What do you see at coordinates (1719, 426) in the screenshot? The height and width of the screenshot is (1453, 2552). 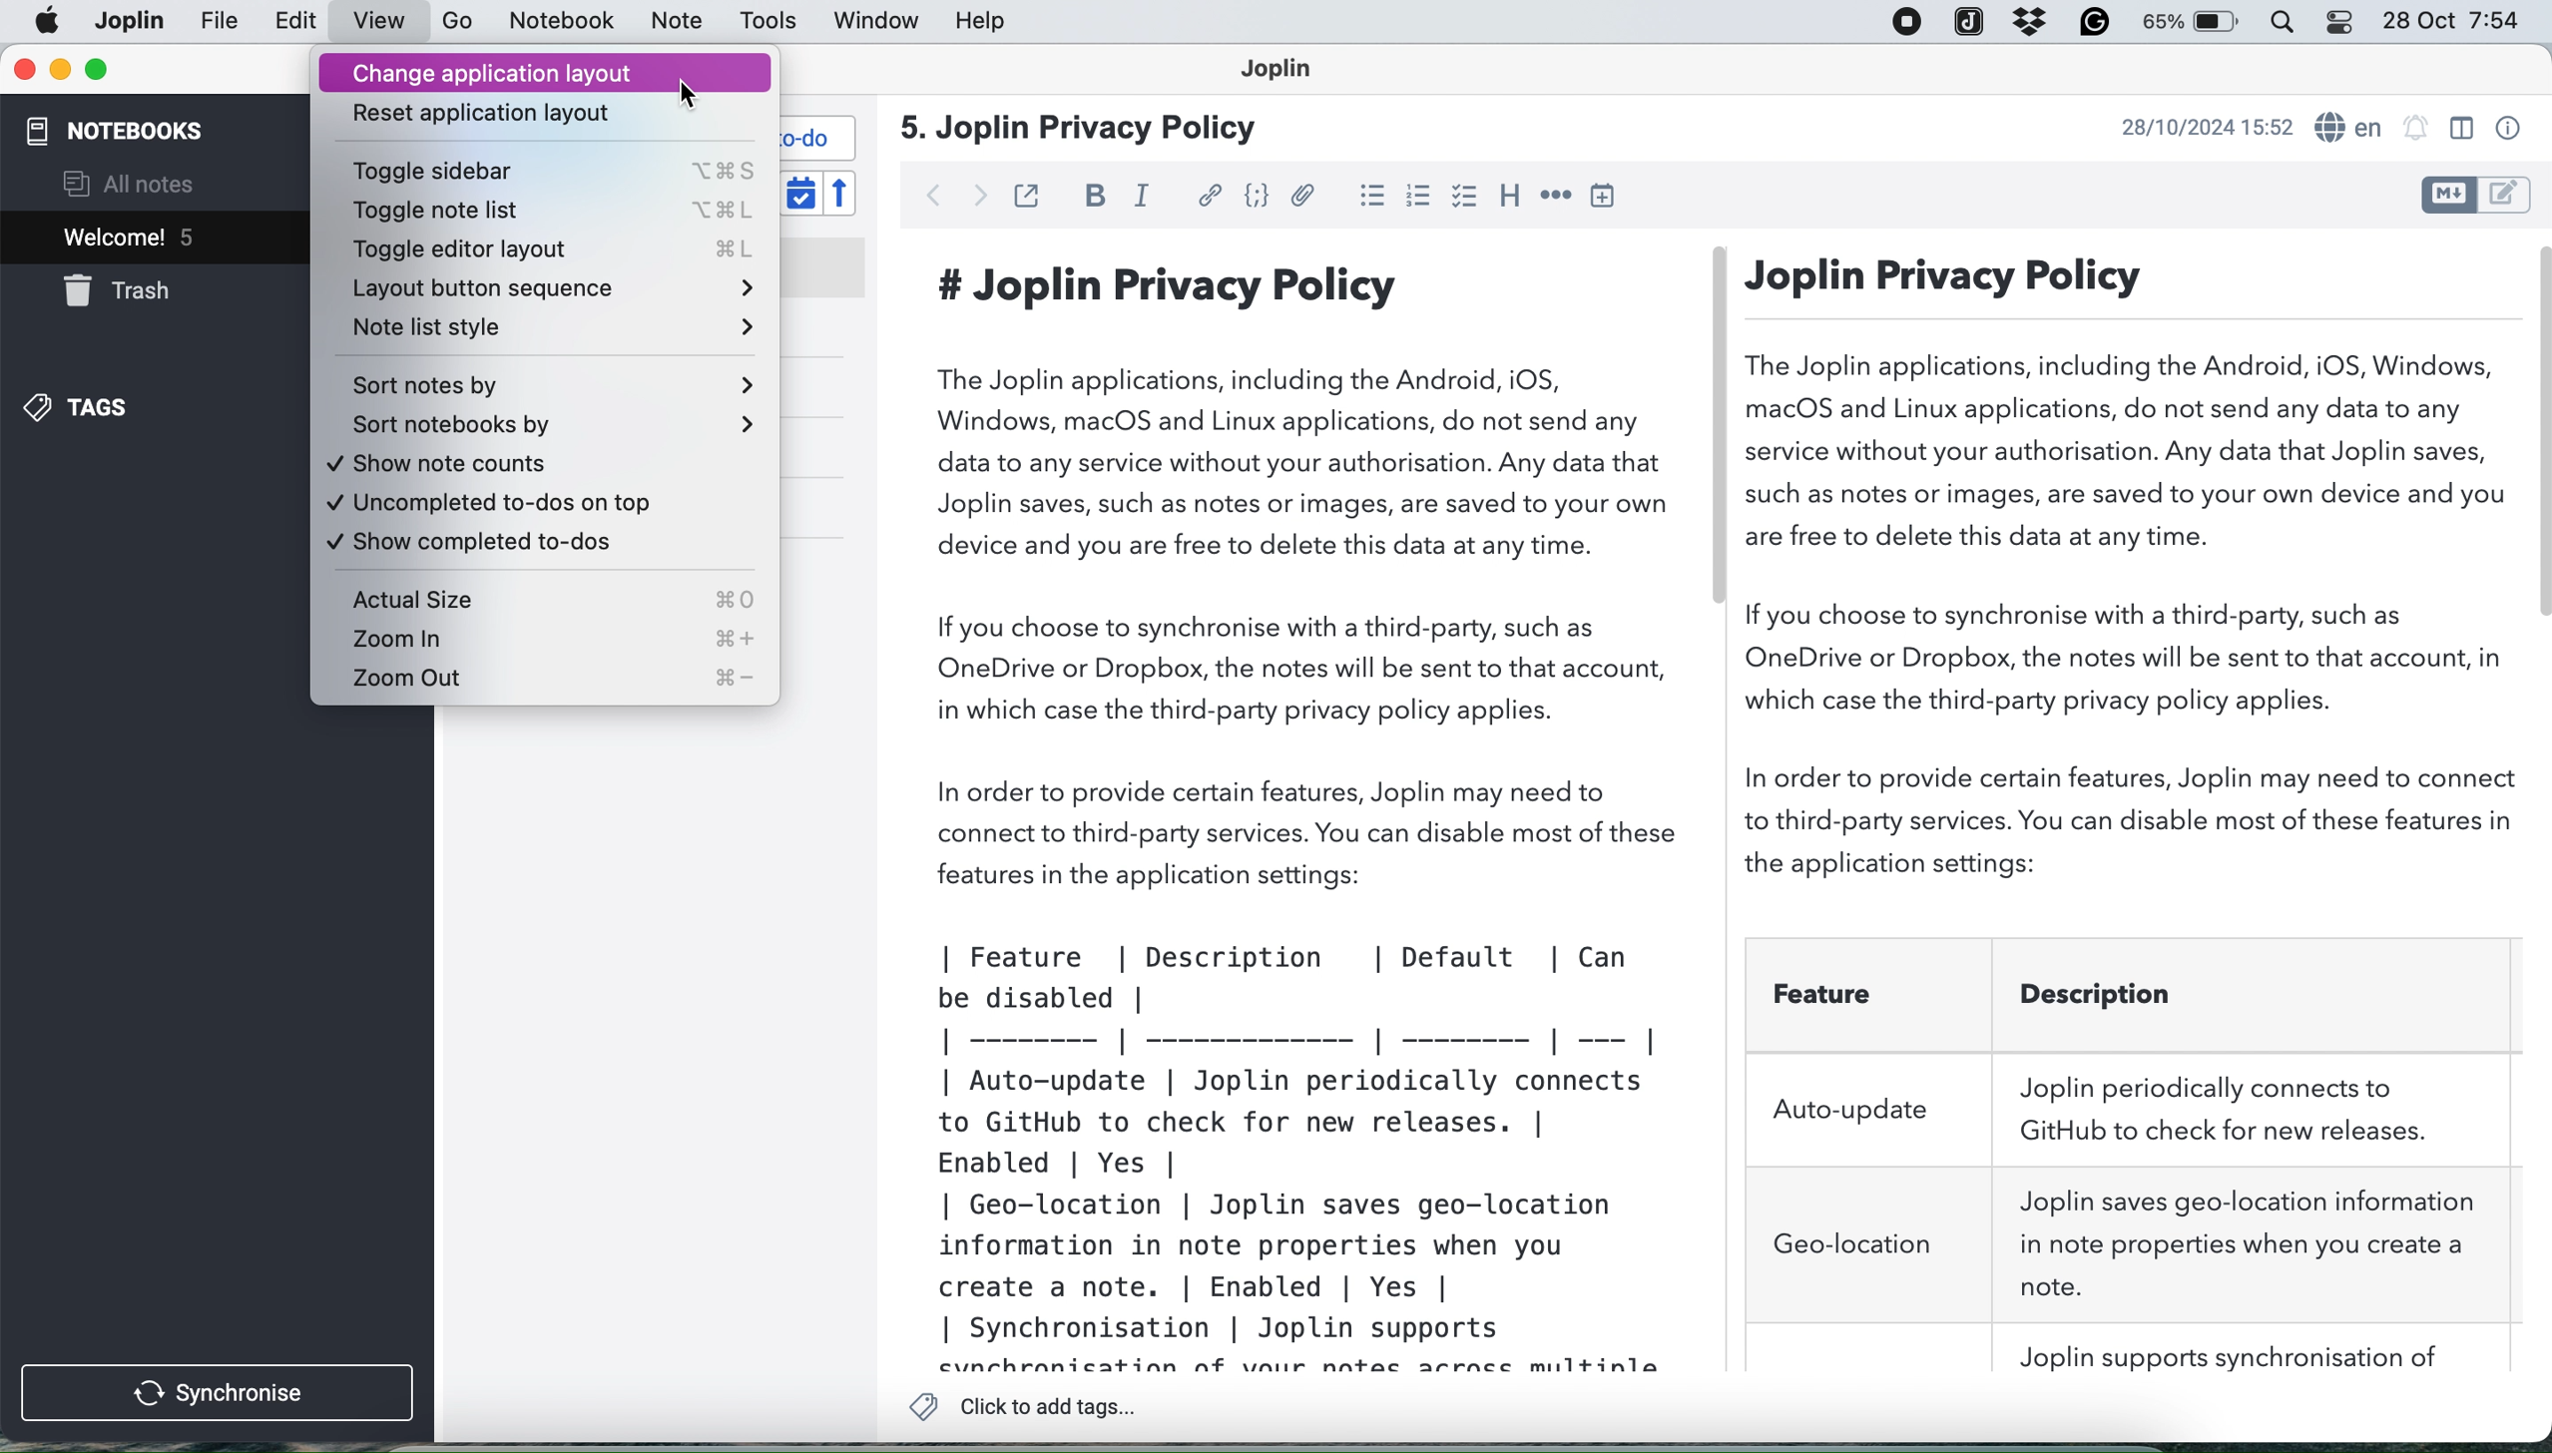 I see `vertical scroll bar` at bounding box center [1719, 426].